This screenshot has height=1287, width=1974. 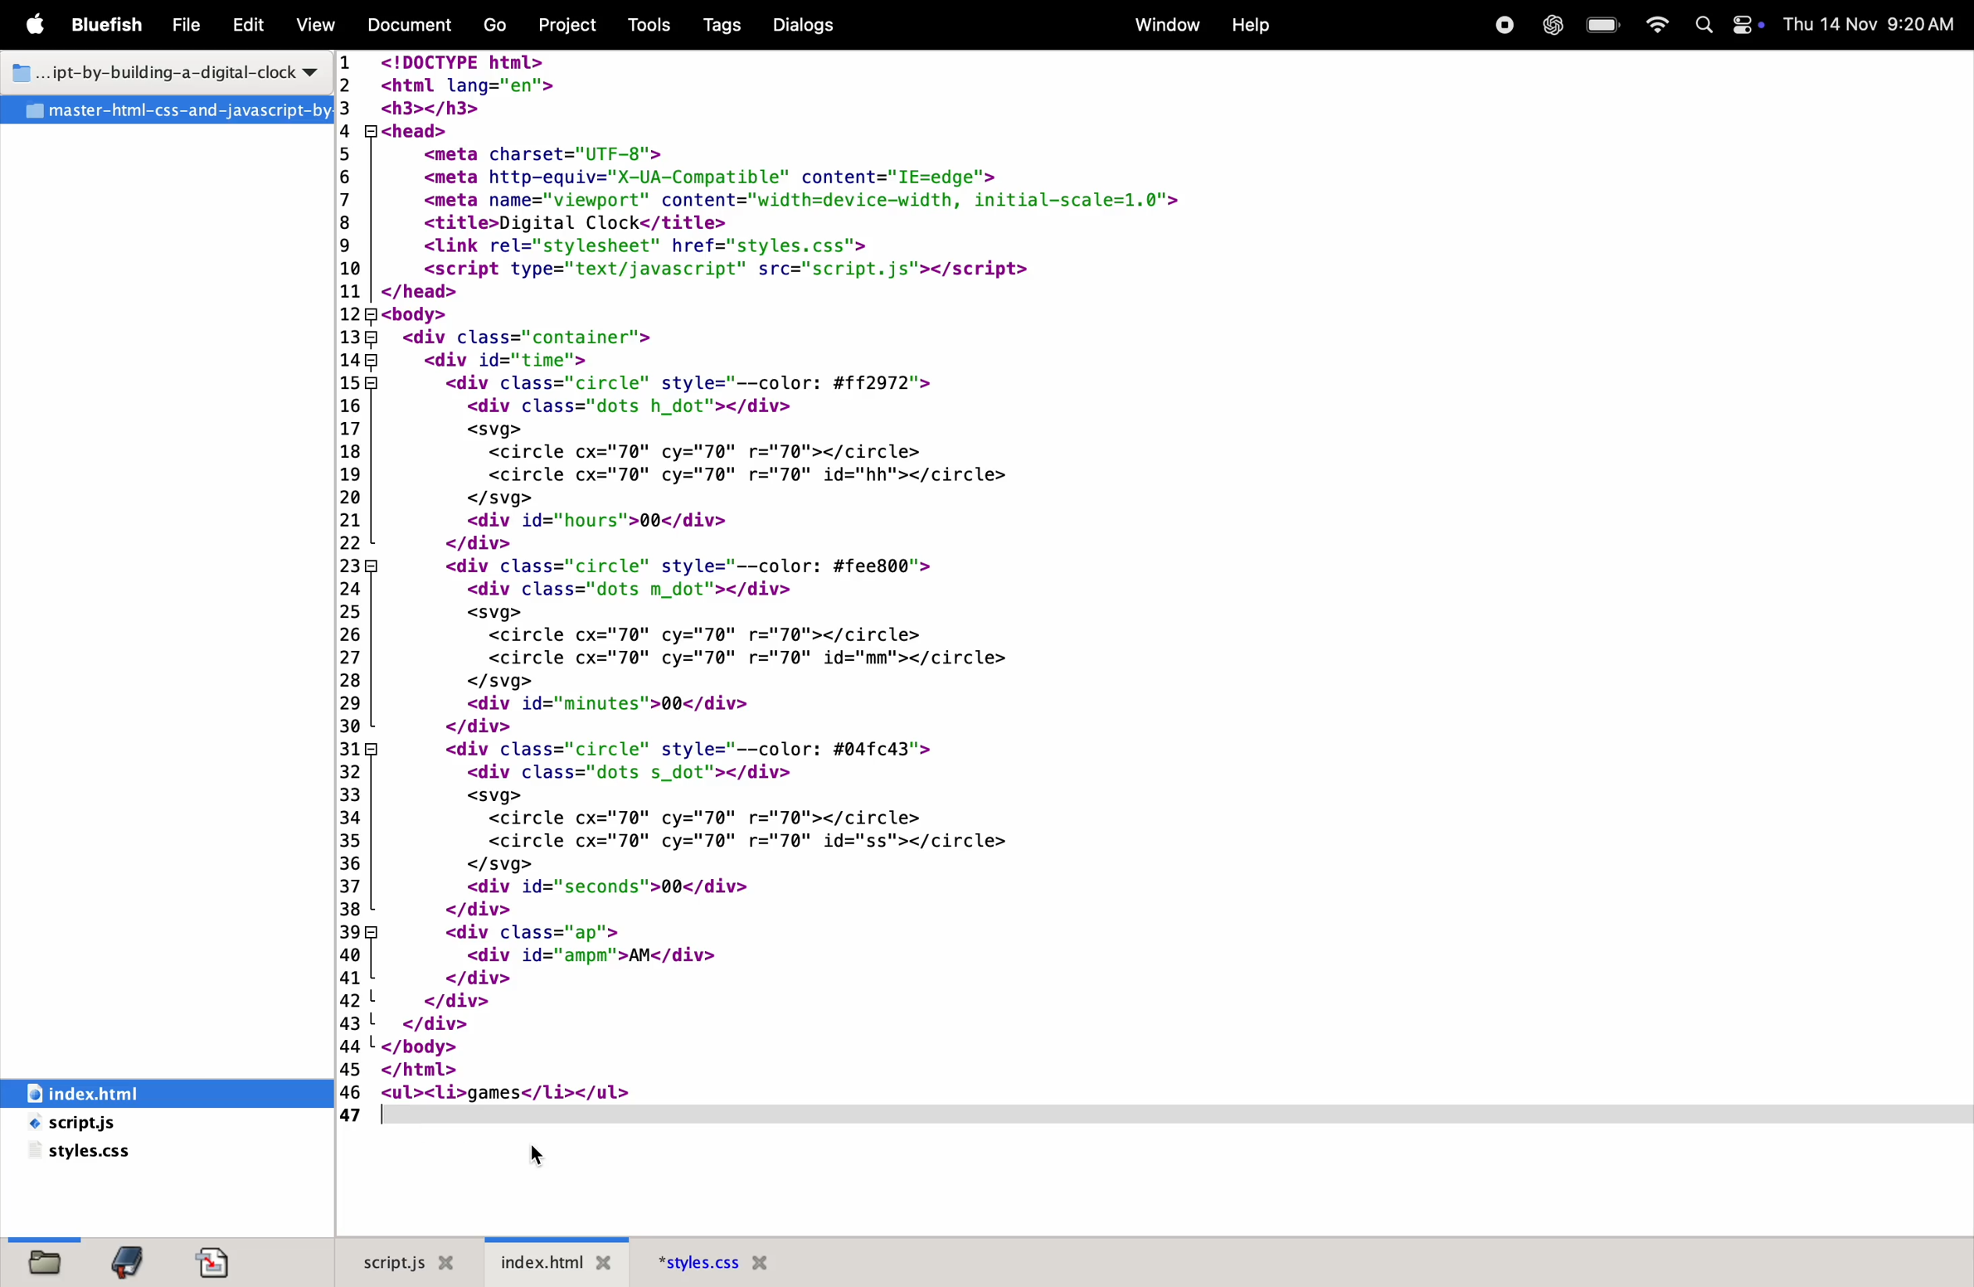 What do you see at coordinates (1724, 26) in the screenshot?
I see `Apple widgets` at bounding box center [1724, 26].